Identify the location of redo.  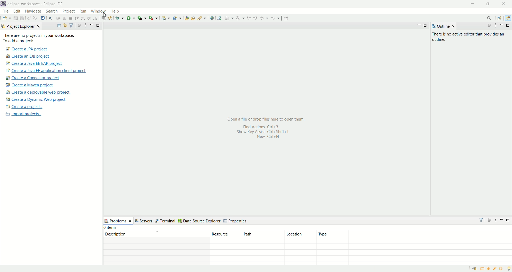
(35, 18).